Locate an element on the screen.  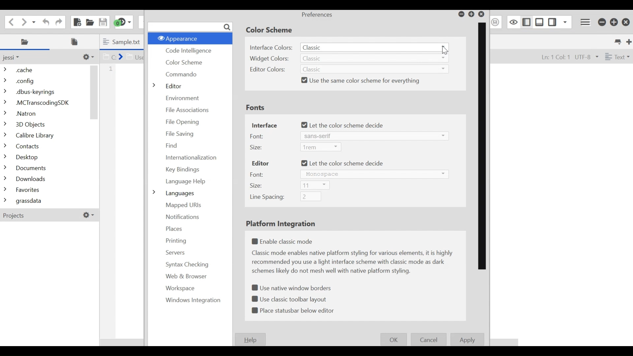
search is located at coordinates (190, 27).